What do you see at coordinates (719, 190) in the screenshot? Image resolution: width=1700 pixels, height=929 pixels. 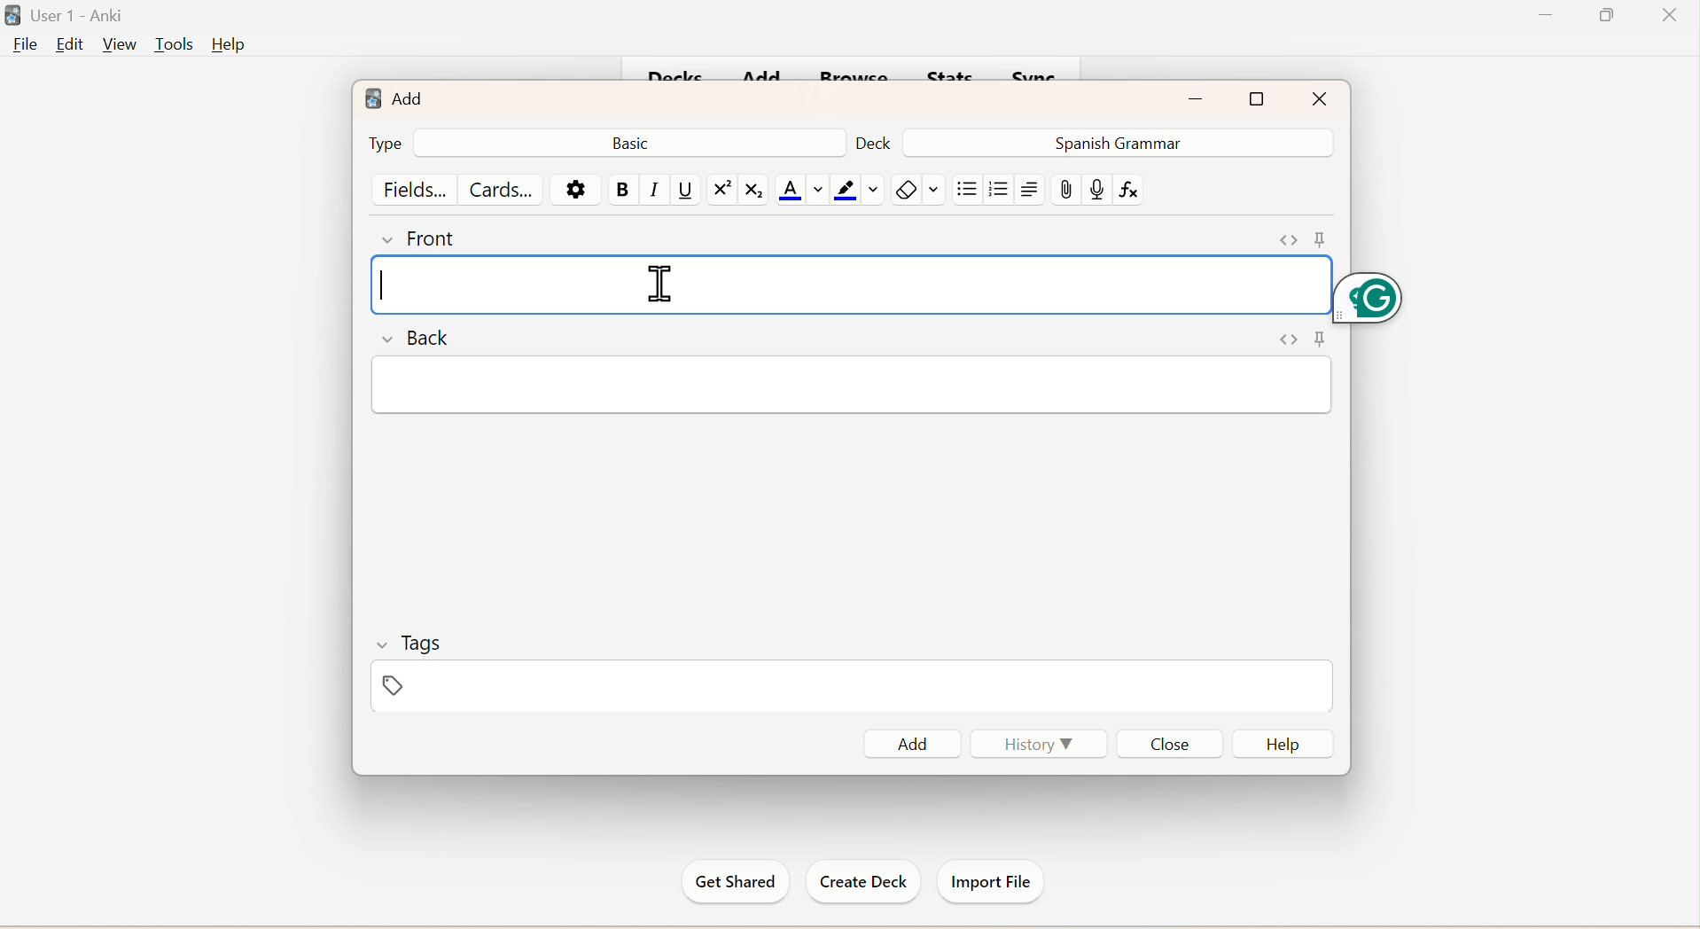 I see `Superscript` at bounding box center [719, 190].